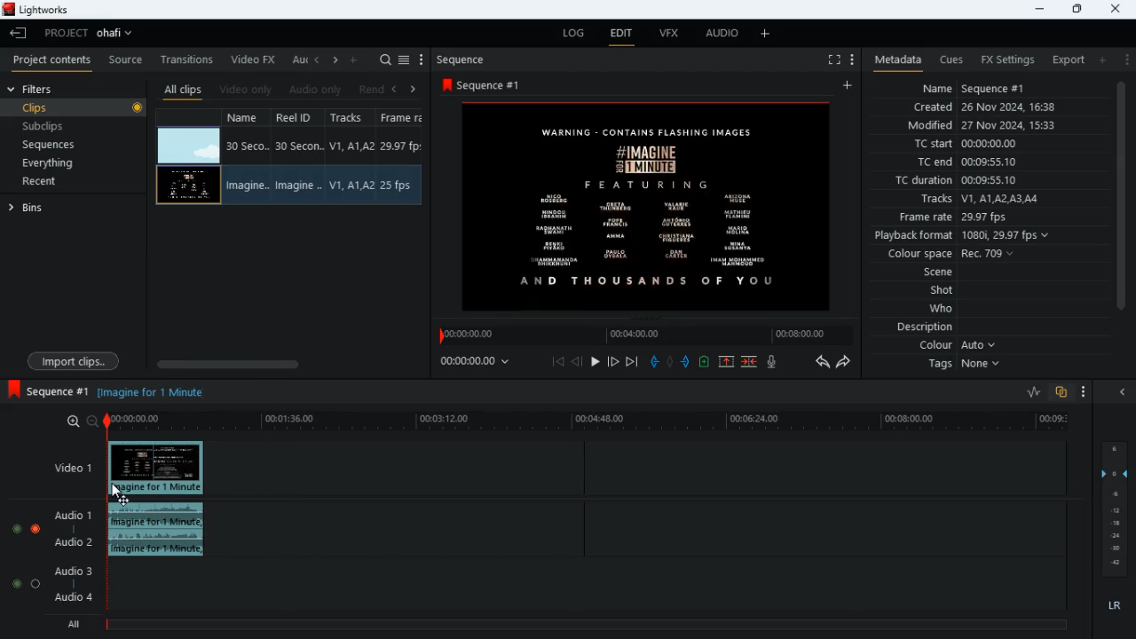  Describe the element at coordinates (630, 361) in the screenshot. I see `end` at that location.